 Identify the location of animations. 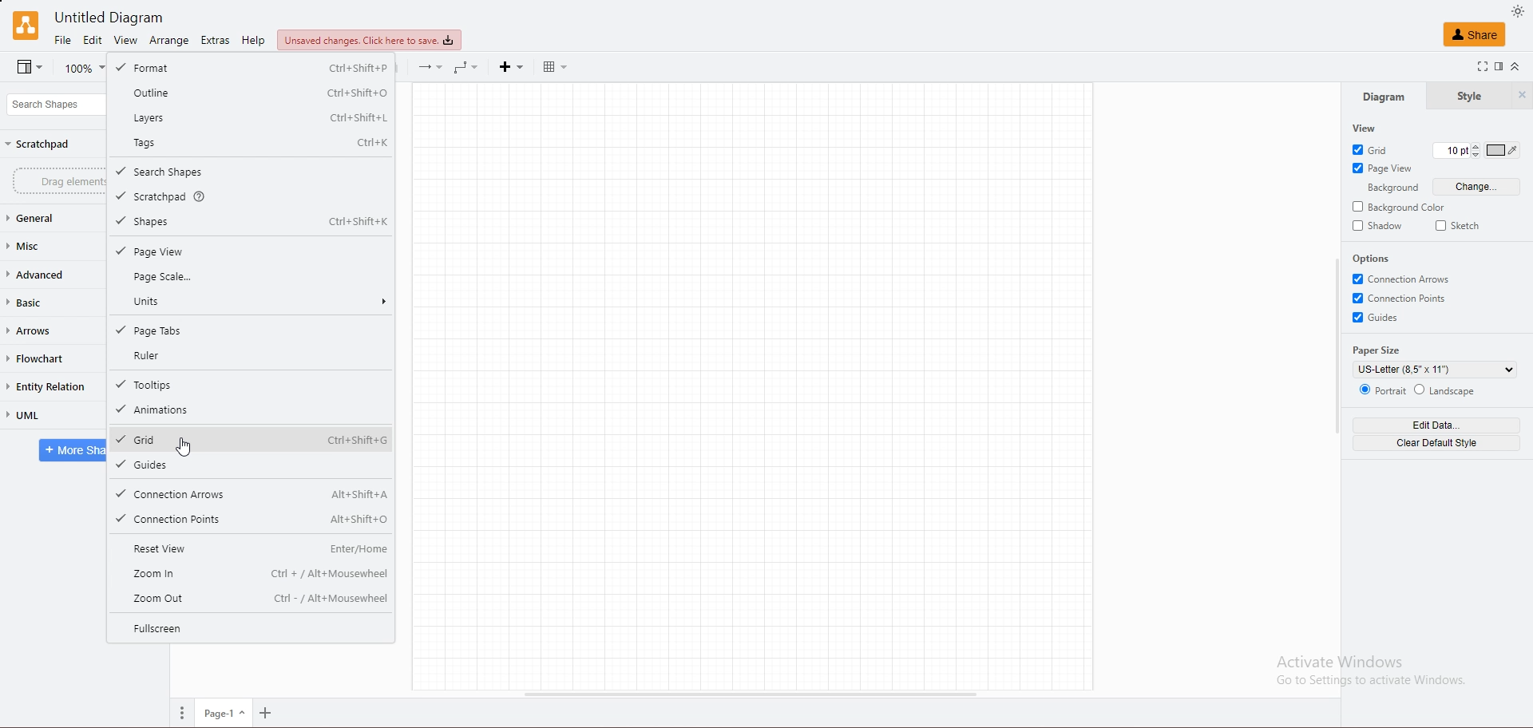
(252, 410).